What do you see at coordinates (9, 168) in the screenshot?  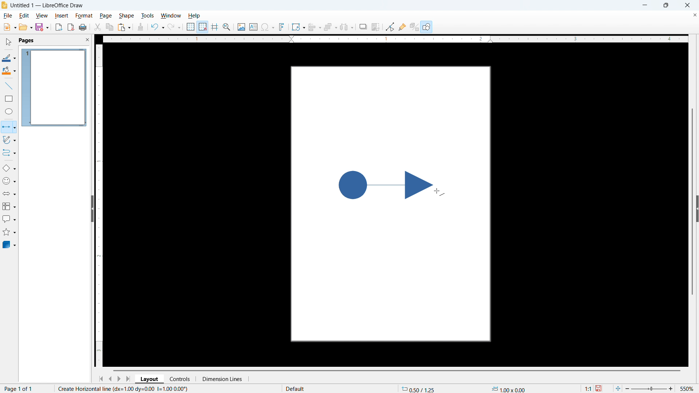 I see `Basic shapes ` at bounding box center [9, 168].